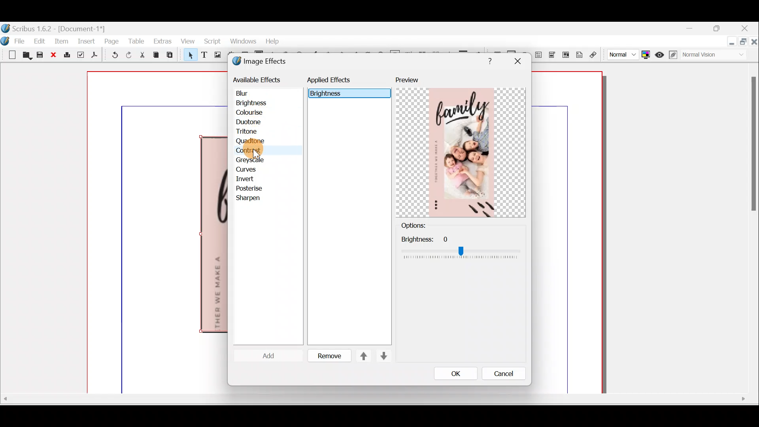 The width and height of the screenshot is (759, 427). I want to click on maximise, so click(719, 30).